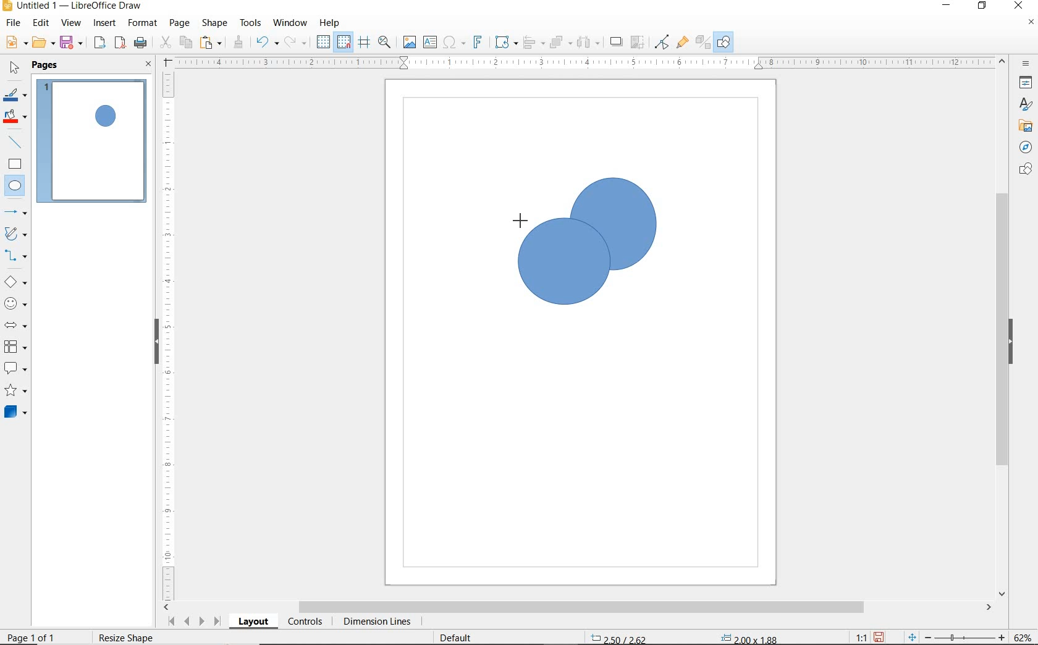 Image resolution: width=1038 pixels, height=645 pixels. Describe the element at coordinates (107, 117) in the screenshot. I see `CIRCLE ADDED` at that location.